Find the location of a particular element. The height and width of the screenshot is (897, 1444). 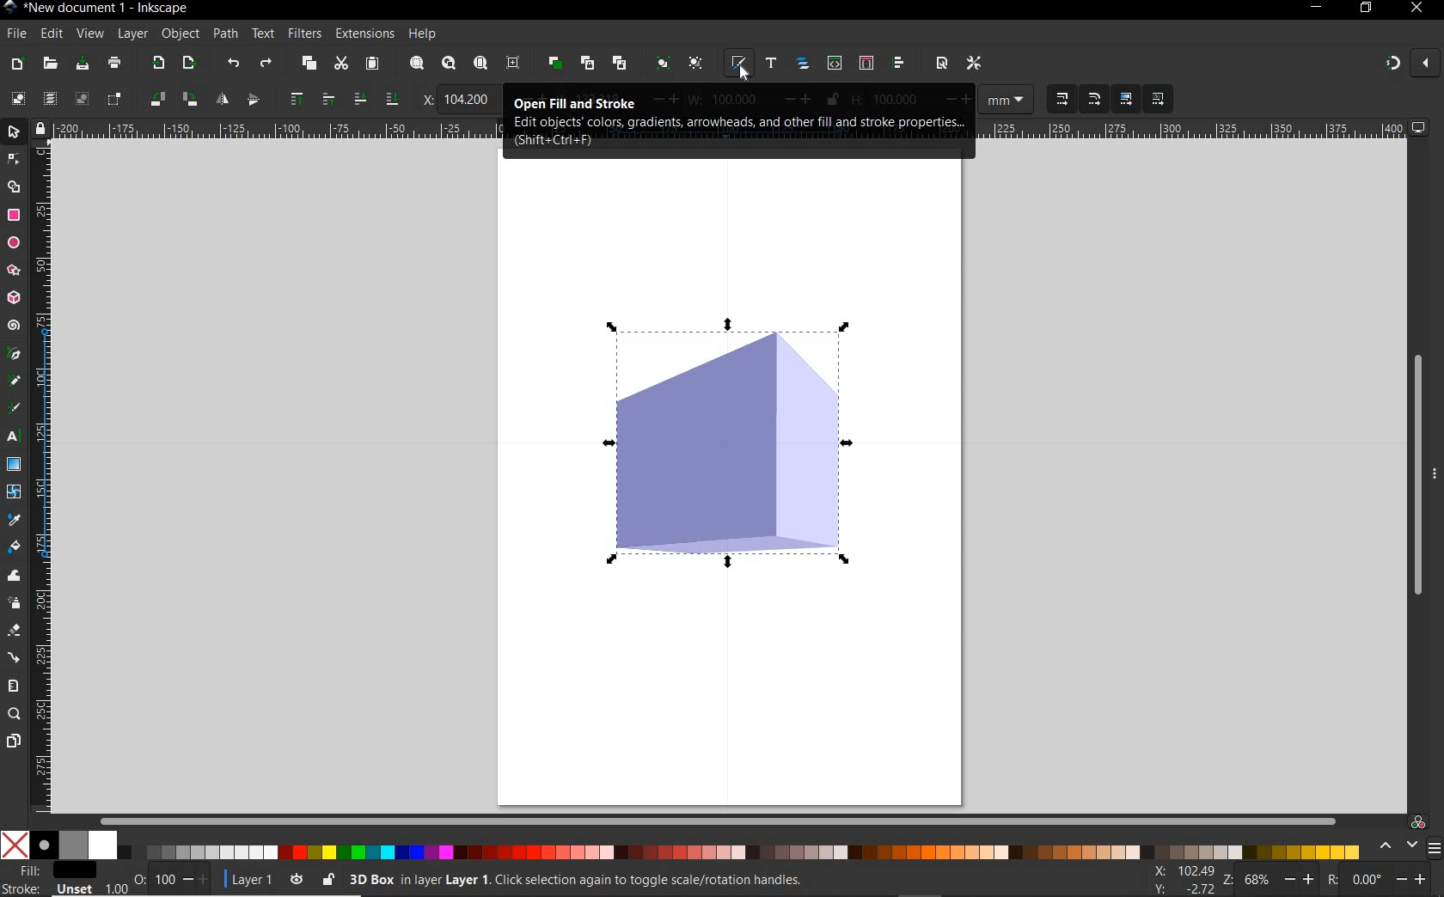

TOGGLE CURRENT LAYER VISIBILITY is located at coordinates (297, 880).